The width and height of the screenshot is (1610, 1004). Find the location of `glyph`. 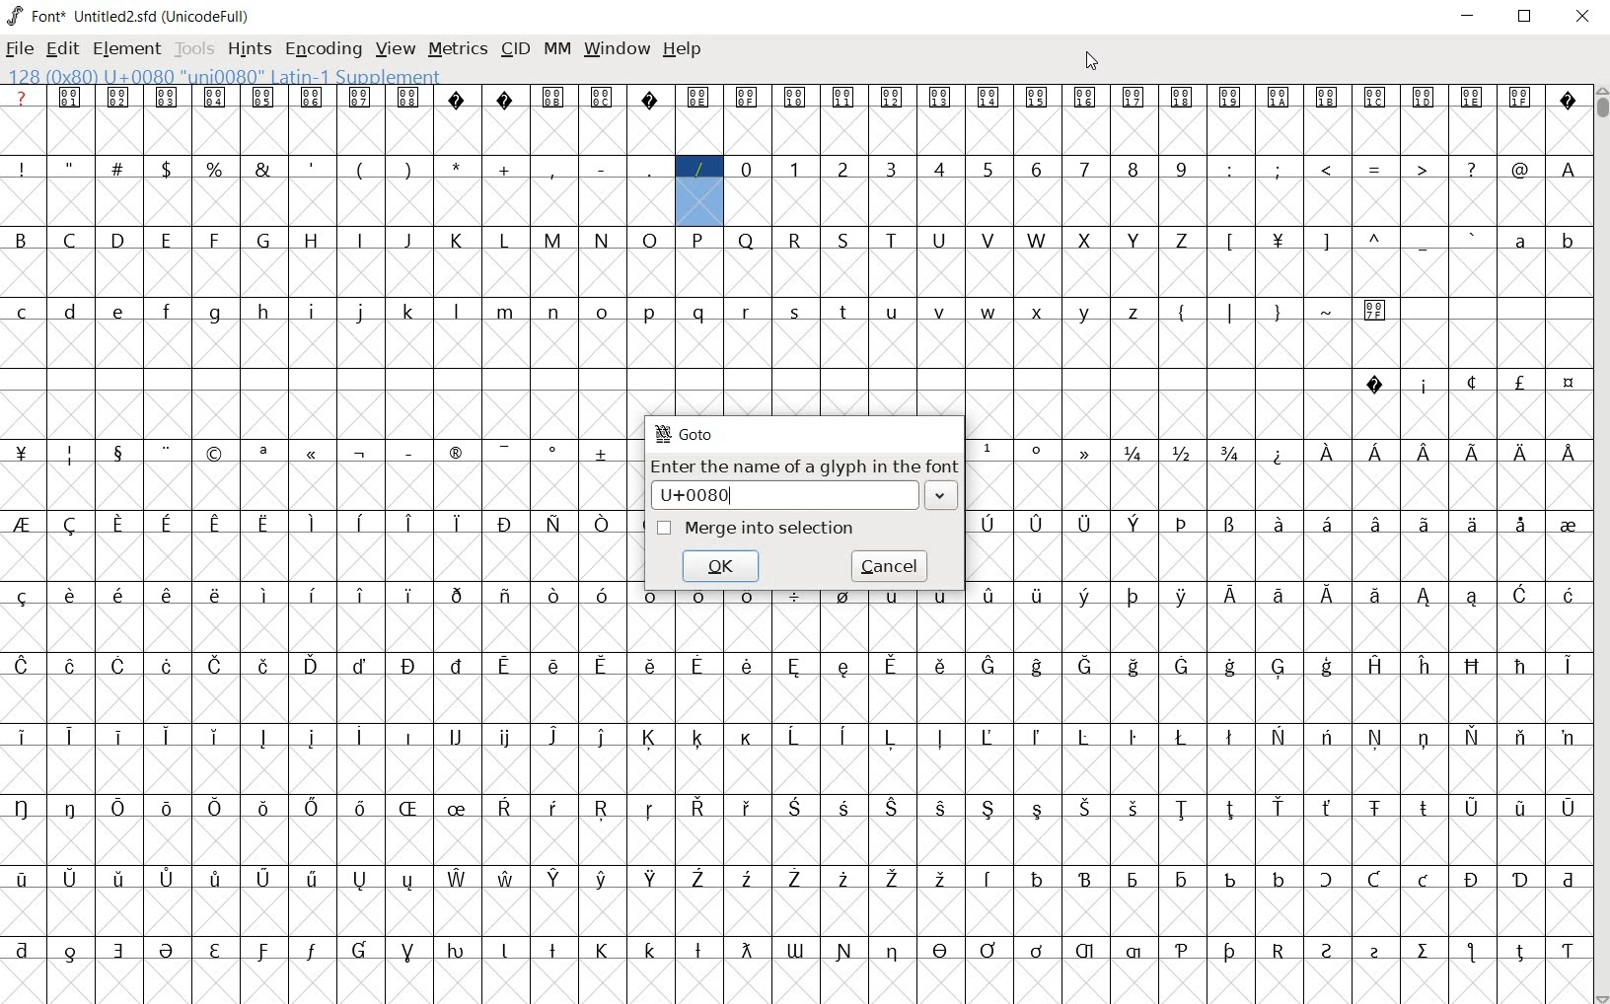

glyph is located at coordinates (1082, 597).